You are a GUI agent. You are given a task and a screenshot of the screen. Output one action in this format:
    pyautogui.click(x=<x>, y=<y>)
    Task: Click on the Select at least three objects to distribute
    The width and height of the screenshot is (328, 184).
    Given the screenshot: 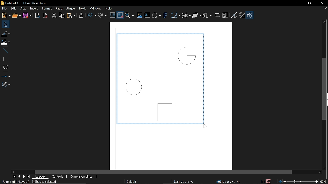 What is the action you would take?
    pyautogui.click(x=208, y=15)
    